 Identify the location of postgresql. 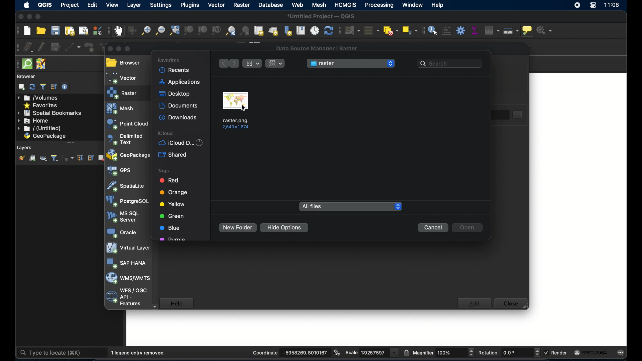
(127, 201).